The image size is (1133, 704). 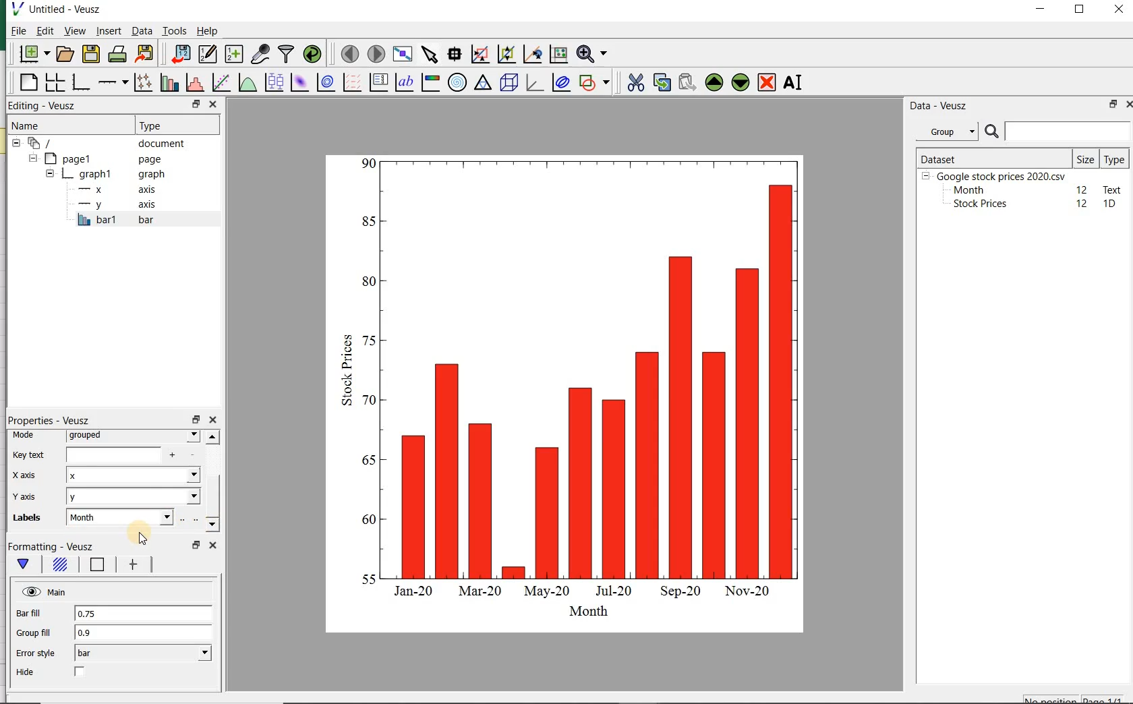 I want to click on histogram of a dataset, so click(x=194, y=84).